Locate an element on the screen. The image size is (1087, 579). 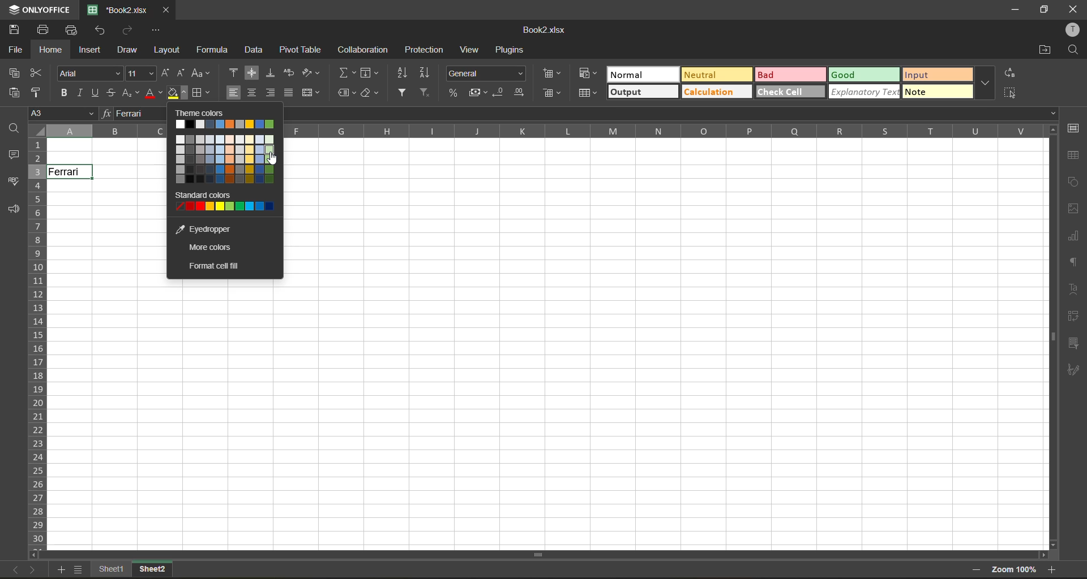
italic is located at coordinates (83, 92).